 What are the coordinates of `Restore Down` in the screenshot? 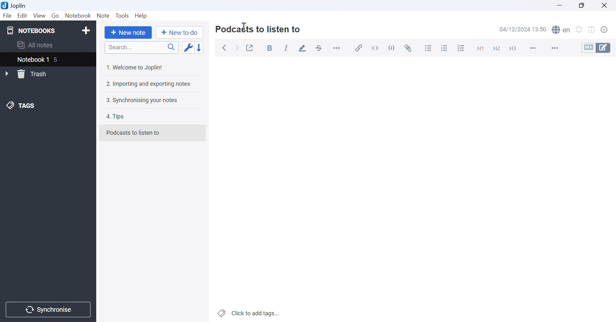 It's located at (581, 5).